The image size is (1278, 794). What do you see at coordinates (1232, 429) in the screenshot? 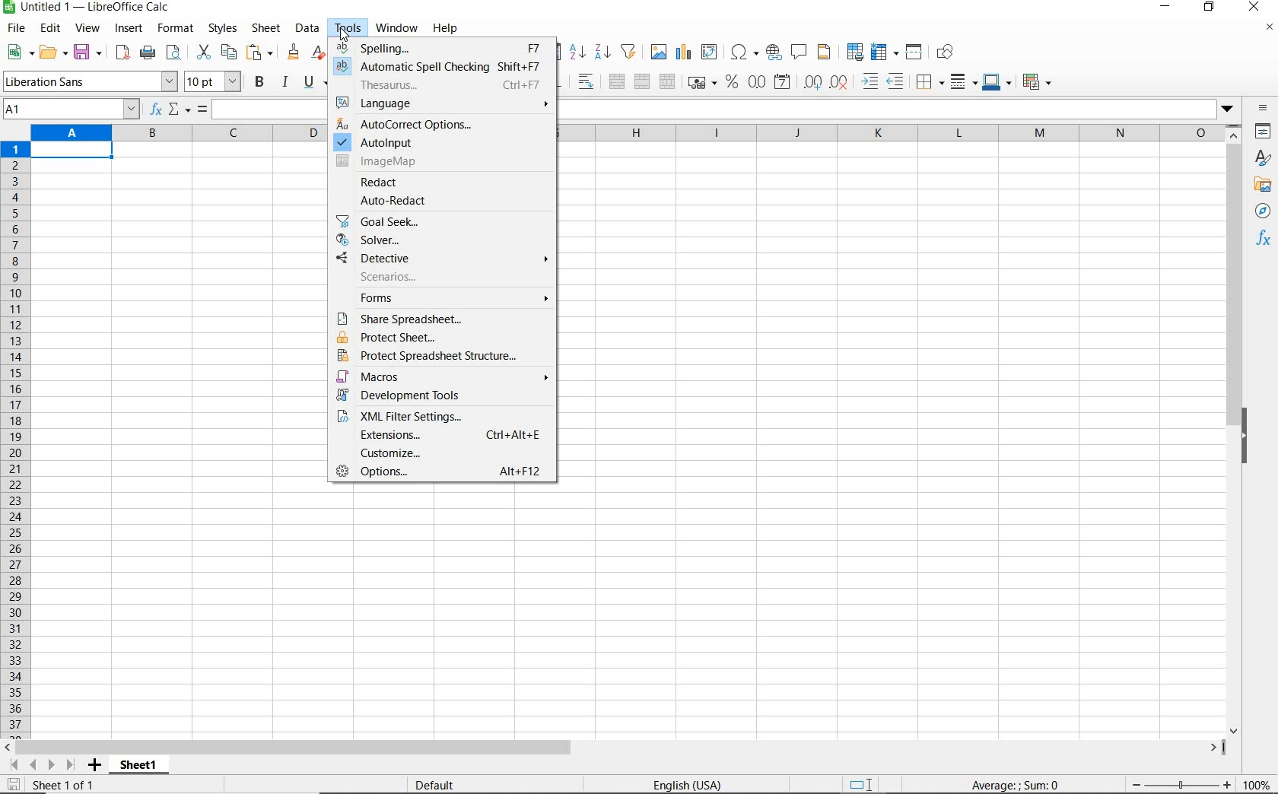
I see `SCROLLBAR` at bounding box center [1232, 429].